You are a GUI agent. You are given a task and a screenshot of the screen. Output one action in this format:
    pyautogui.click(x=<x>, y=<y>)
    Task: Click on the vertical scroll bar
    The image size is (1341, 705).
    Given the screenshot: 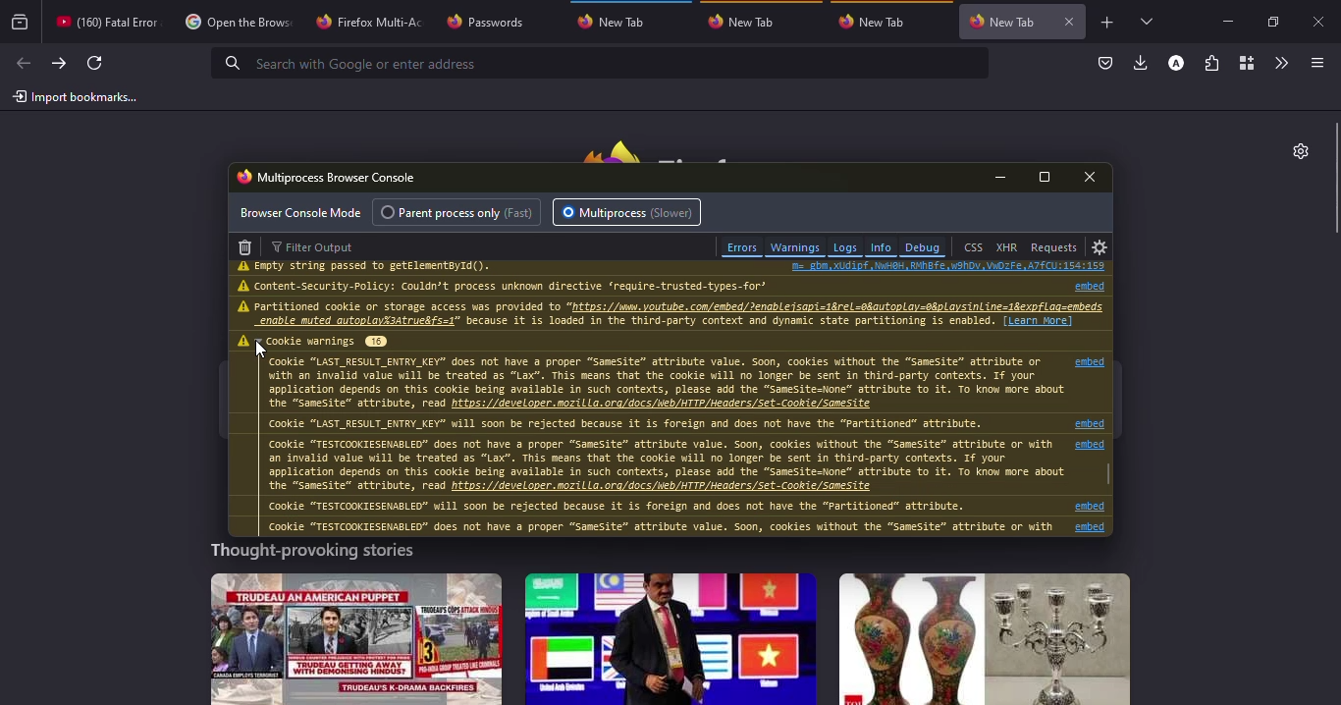 What is the action you would take?
    pyautogui.click(x=1332, y=179)
    